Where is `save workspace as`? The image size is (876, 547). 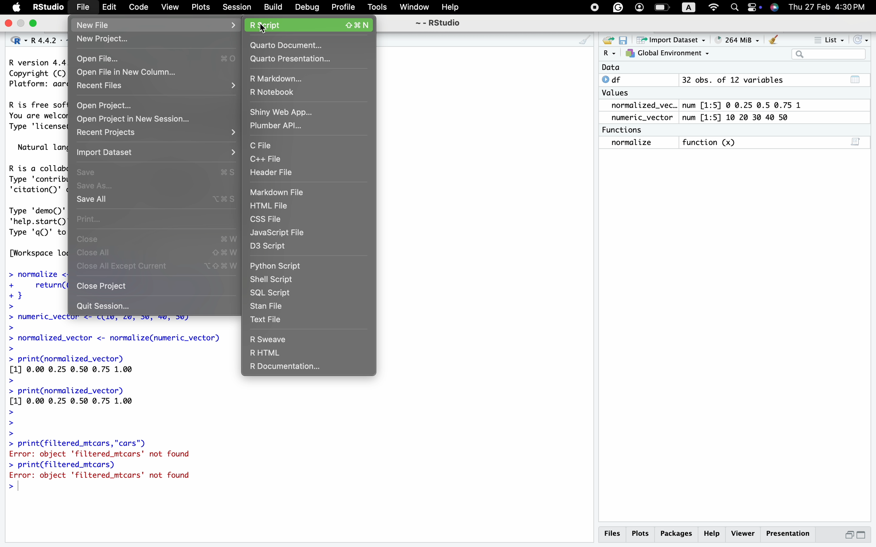 save workspace as is located at coordinates (626, 41).